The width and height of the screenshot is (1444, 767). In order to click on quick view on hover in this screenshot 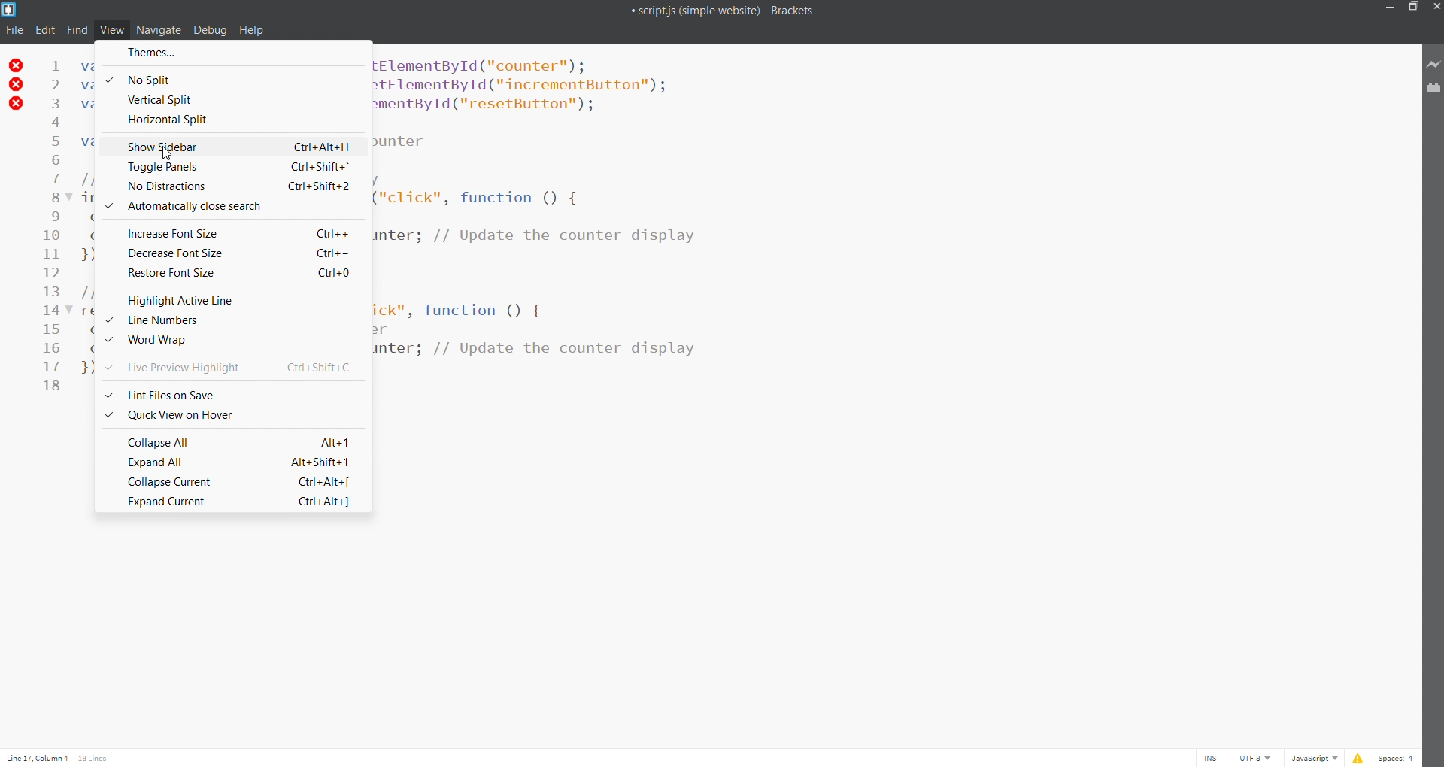, I will do `click(170, 414)`.